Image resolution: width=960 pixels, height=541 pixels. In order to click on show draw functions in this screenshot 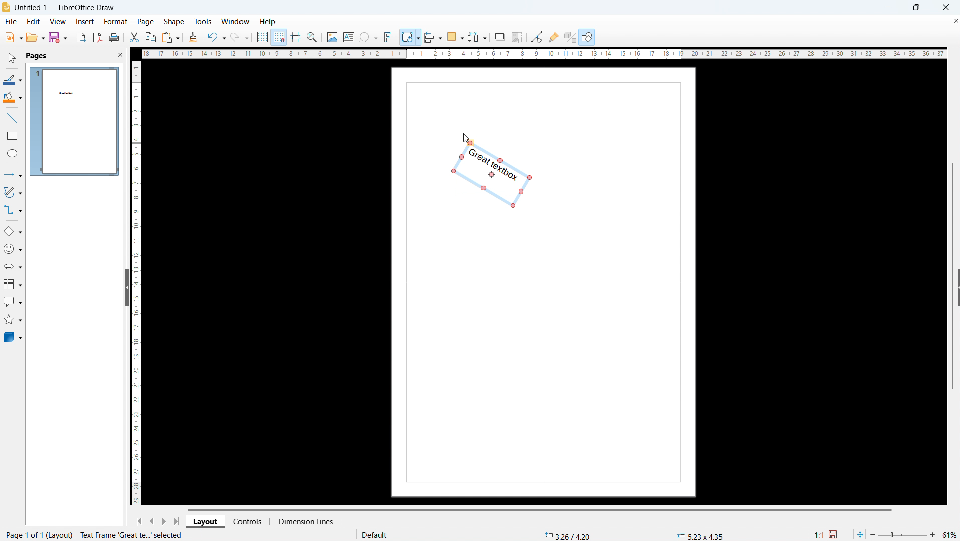, I will do `click(587, 38)`.